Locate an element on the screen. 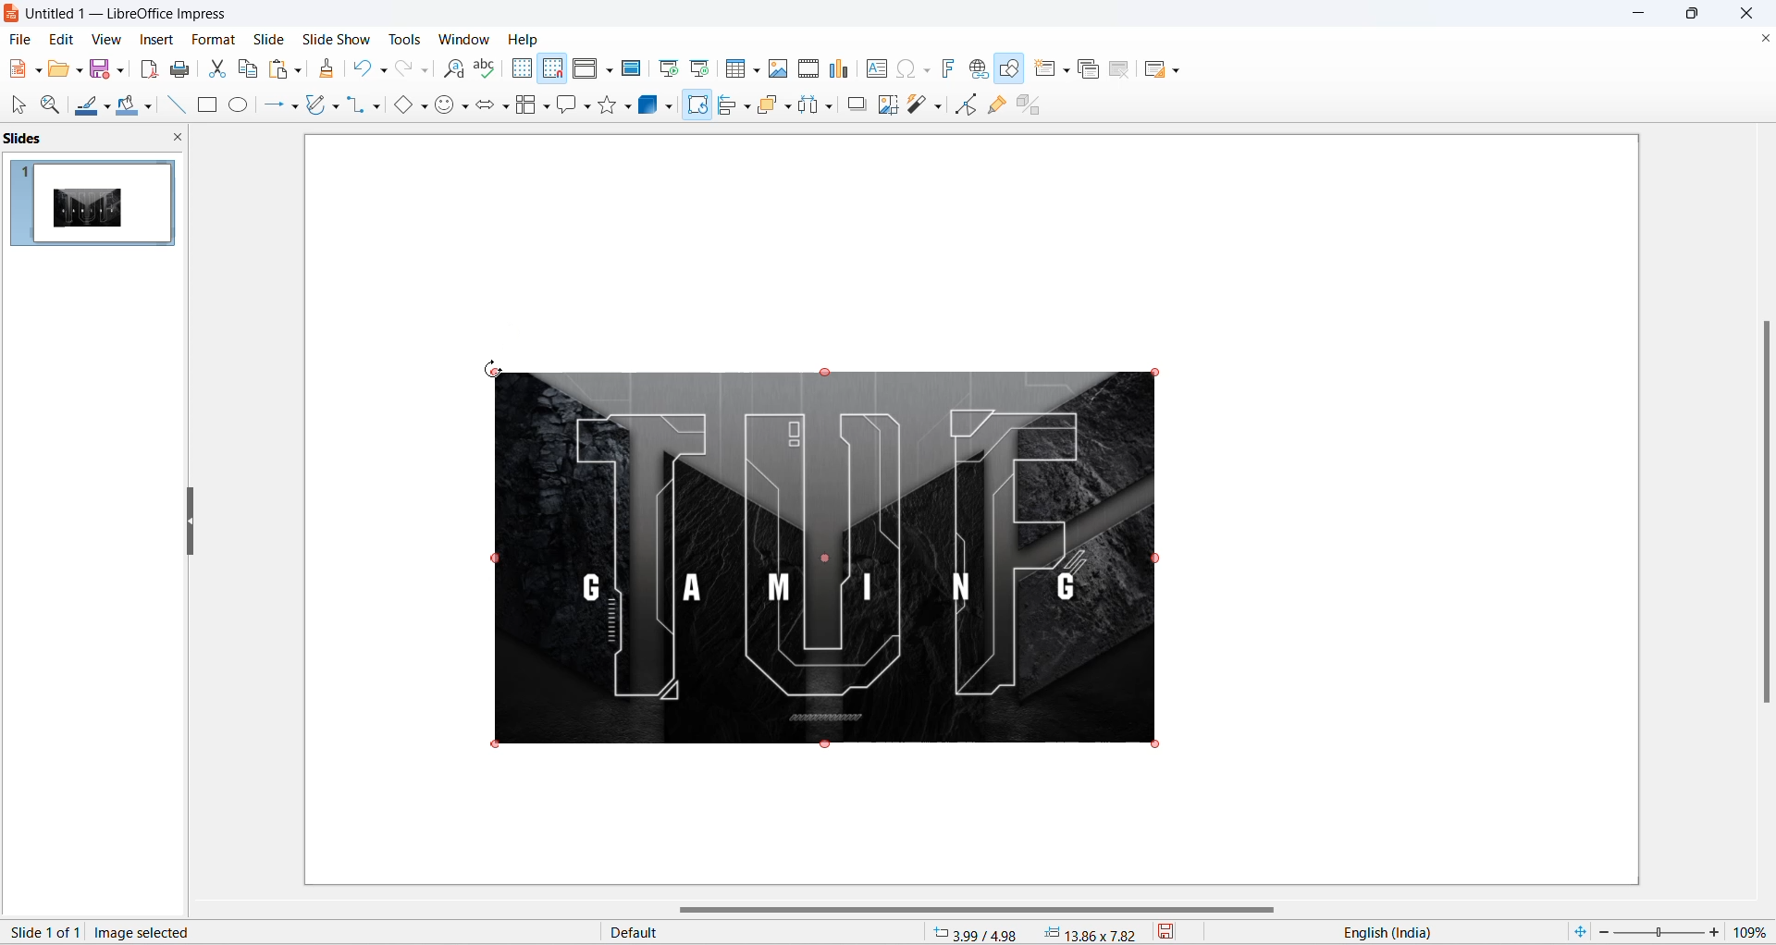 This screenshot has height=945, width=1776. view is located at coordinates (105, 39).